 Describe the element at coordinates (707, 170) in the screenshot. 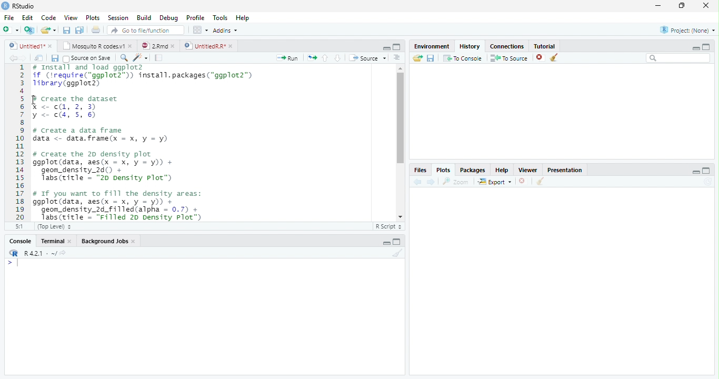

I see `maximize` at that location.